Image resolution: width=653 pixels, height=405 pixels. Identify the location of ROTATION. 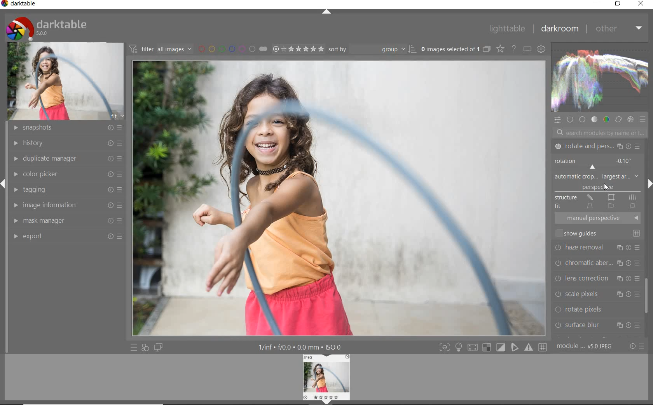
(595, 163).